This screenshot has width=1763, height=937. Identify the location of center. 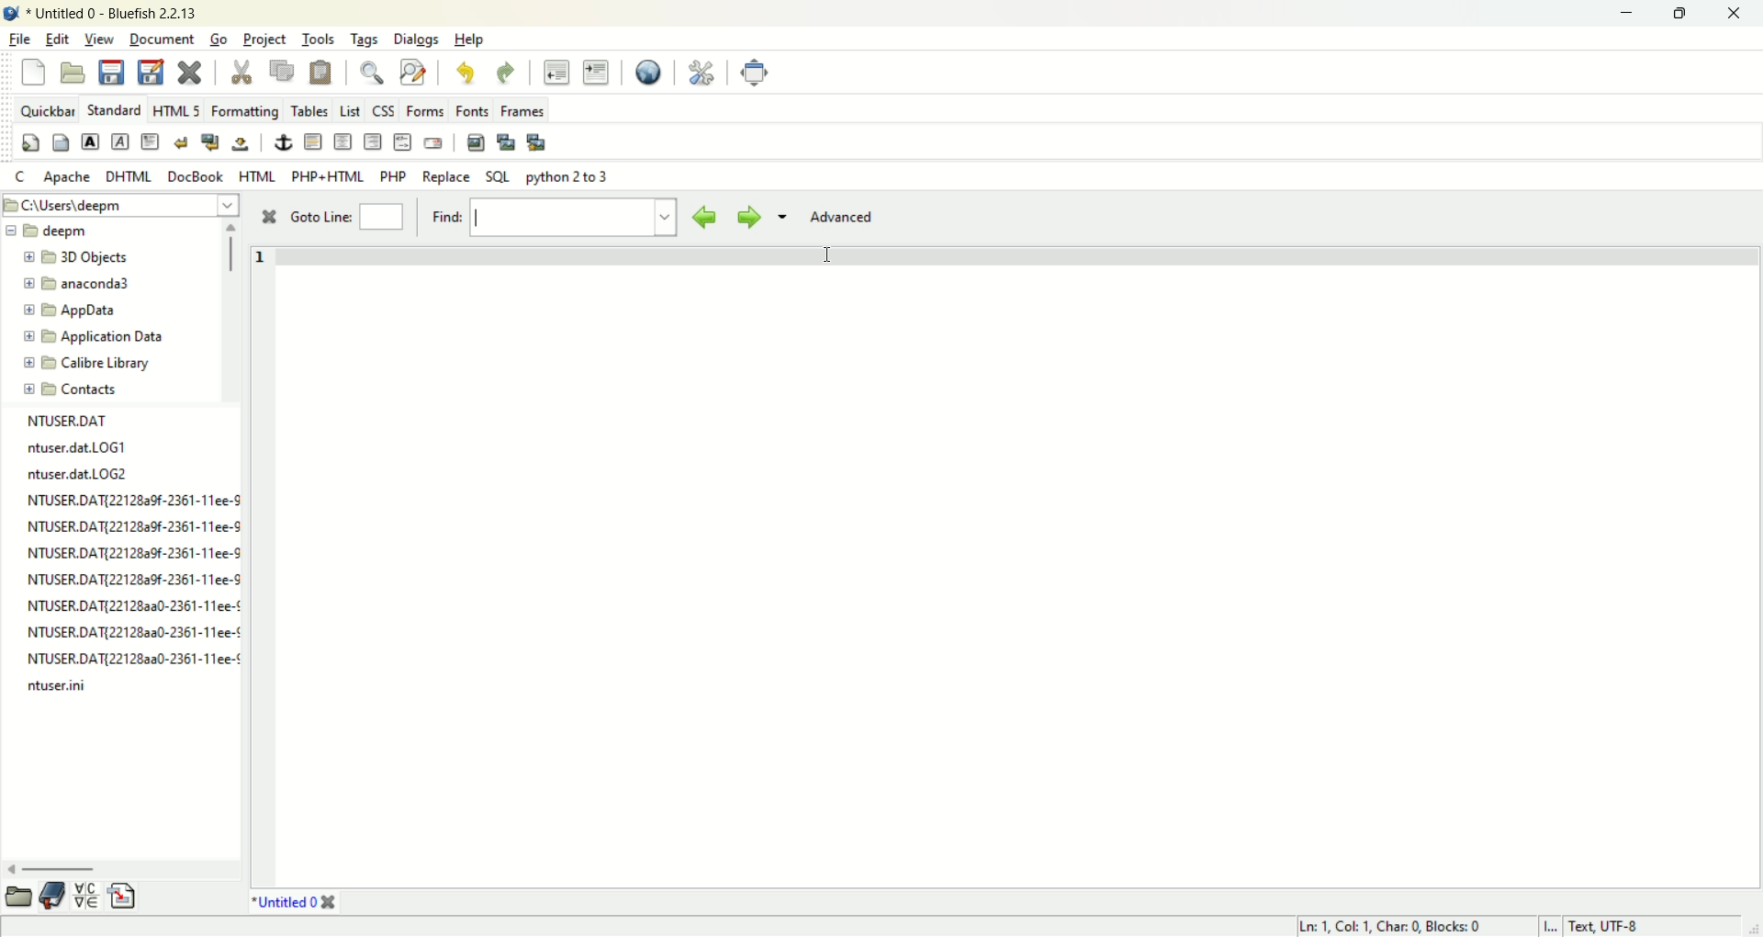
(343, 142).